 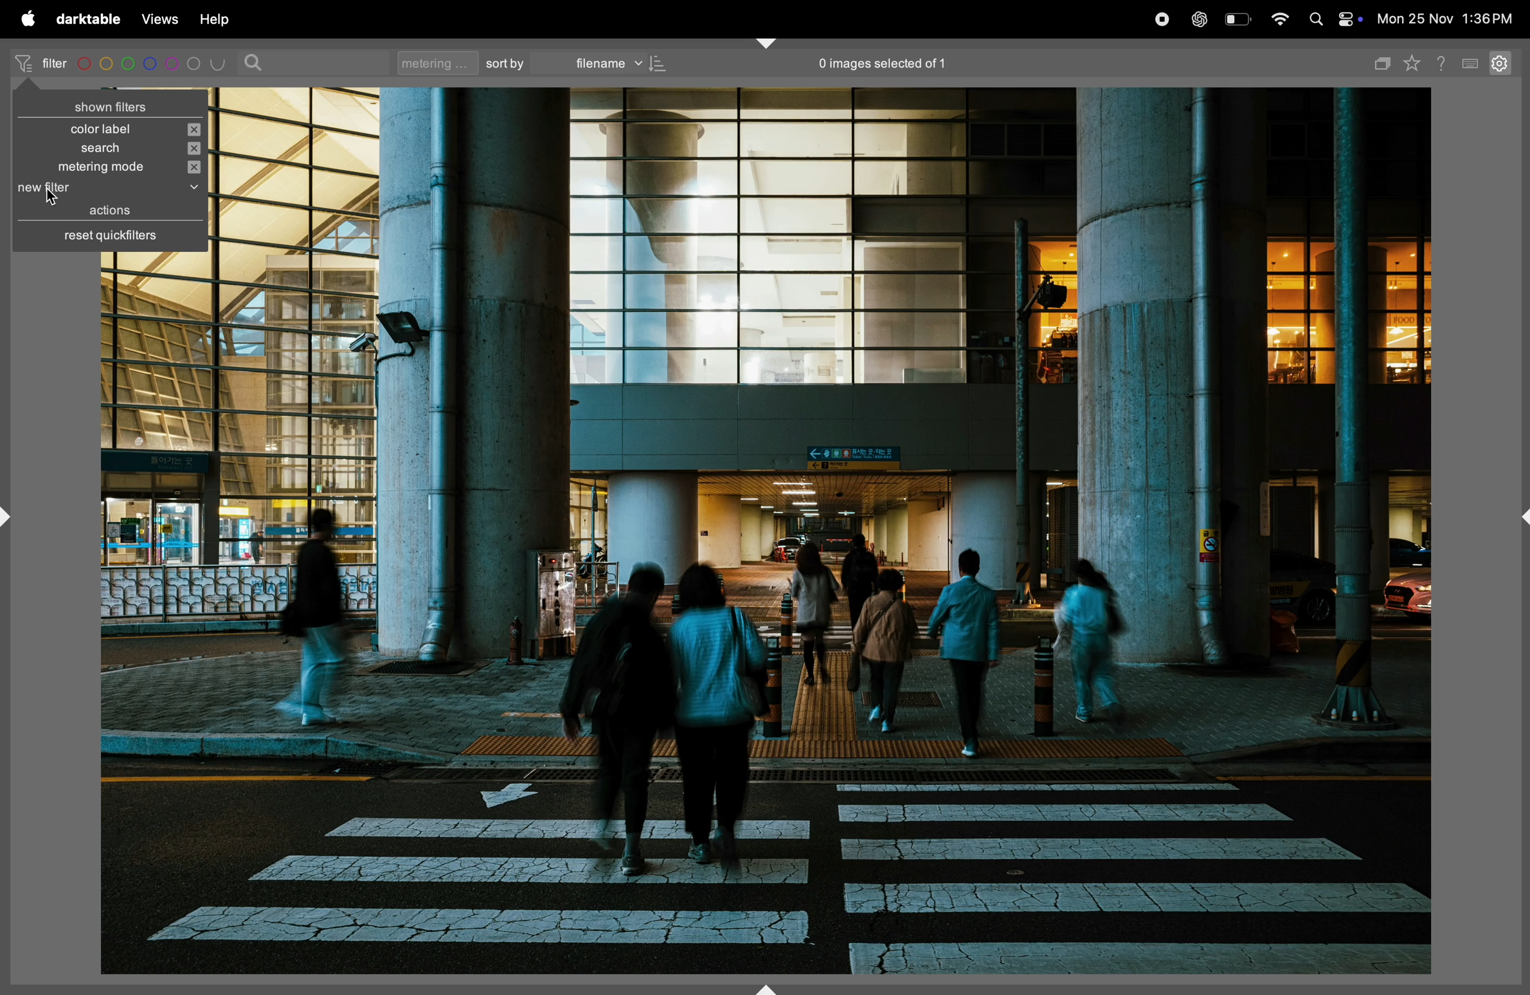 What do you see at coordinates (225, 19) in the screenshot?
I see `help` at bounding box center [225, 19].